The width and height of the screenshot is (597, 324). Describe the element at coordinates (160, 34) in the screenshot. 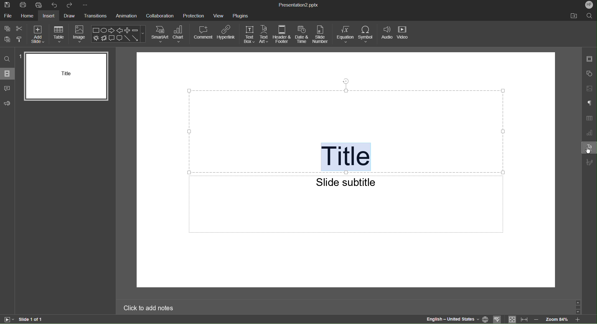

I see `SmartArt` at that location.